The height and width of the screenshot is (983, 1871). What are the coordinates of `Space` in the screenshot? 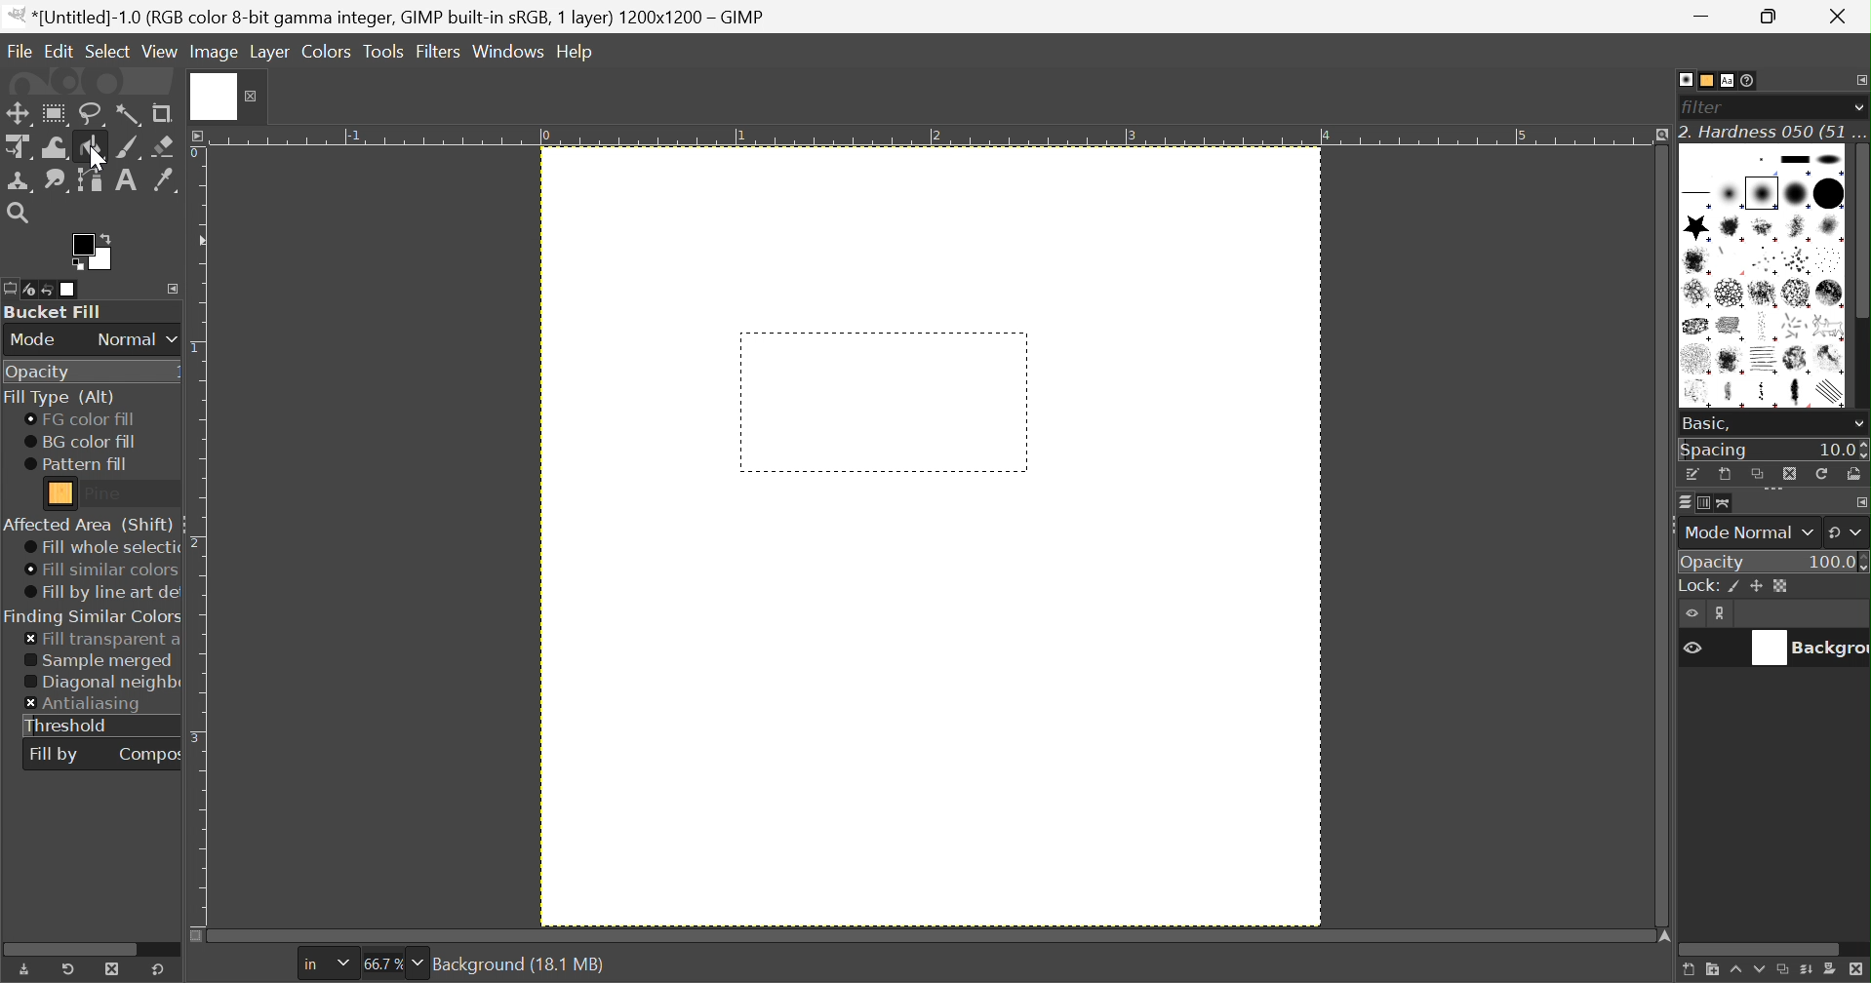 It's located at (1715, 451).